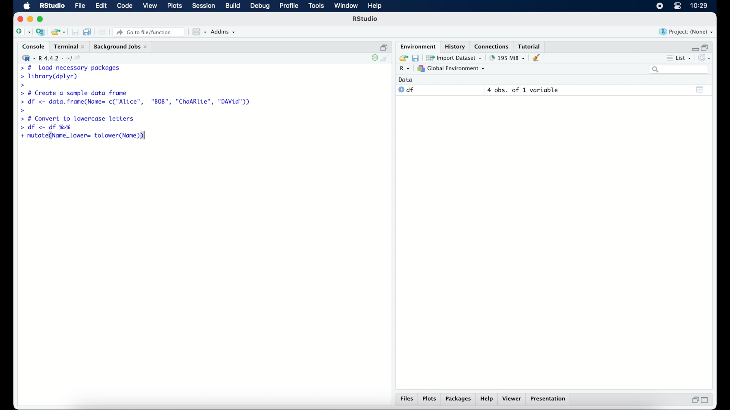 This screenshot has height=410, width=730. I want to click on load workspace, so click(402, 57).